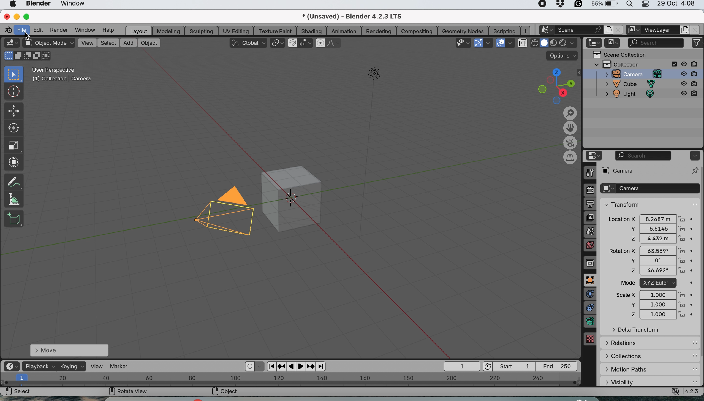 The height and width of the screenshot is (401, 704). What do you see at coordinates (379, 31) in the screenshot?
I see `rendering` at bounding box center [379, 31].